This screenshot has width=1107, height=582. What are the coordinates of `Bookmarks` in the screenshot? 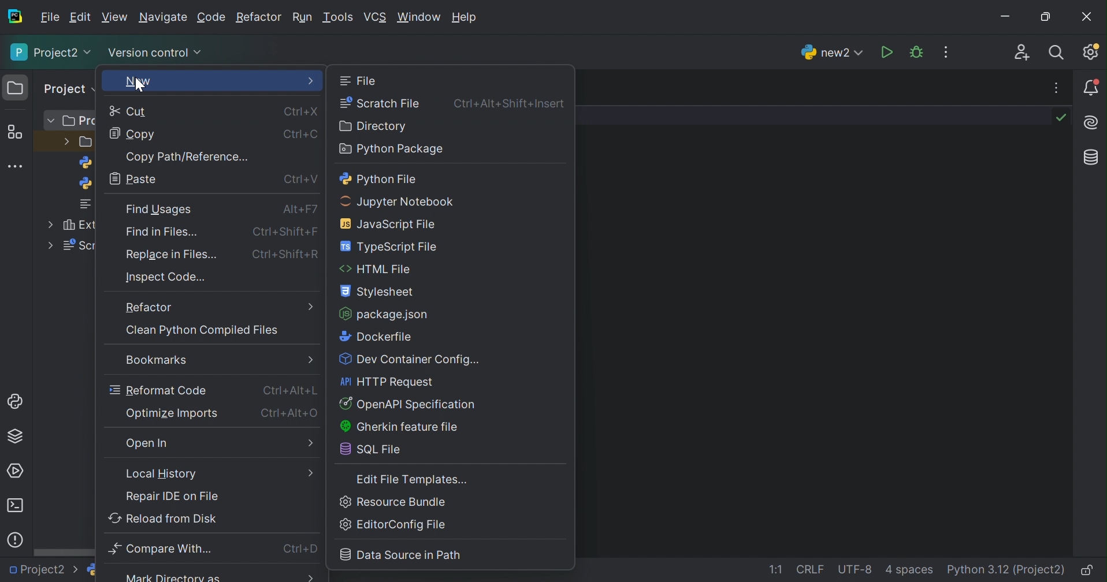 It's located at (157, 360).